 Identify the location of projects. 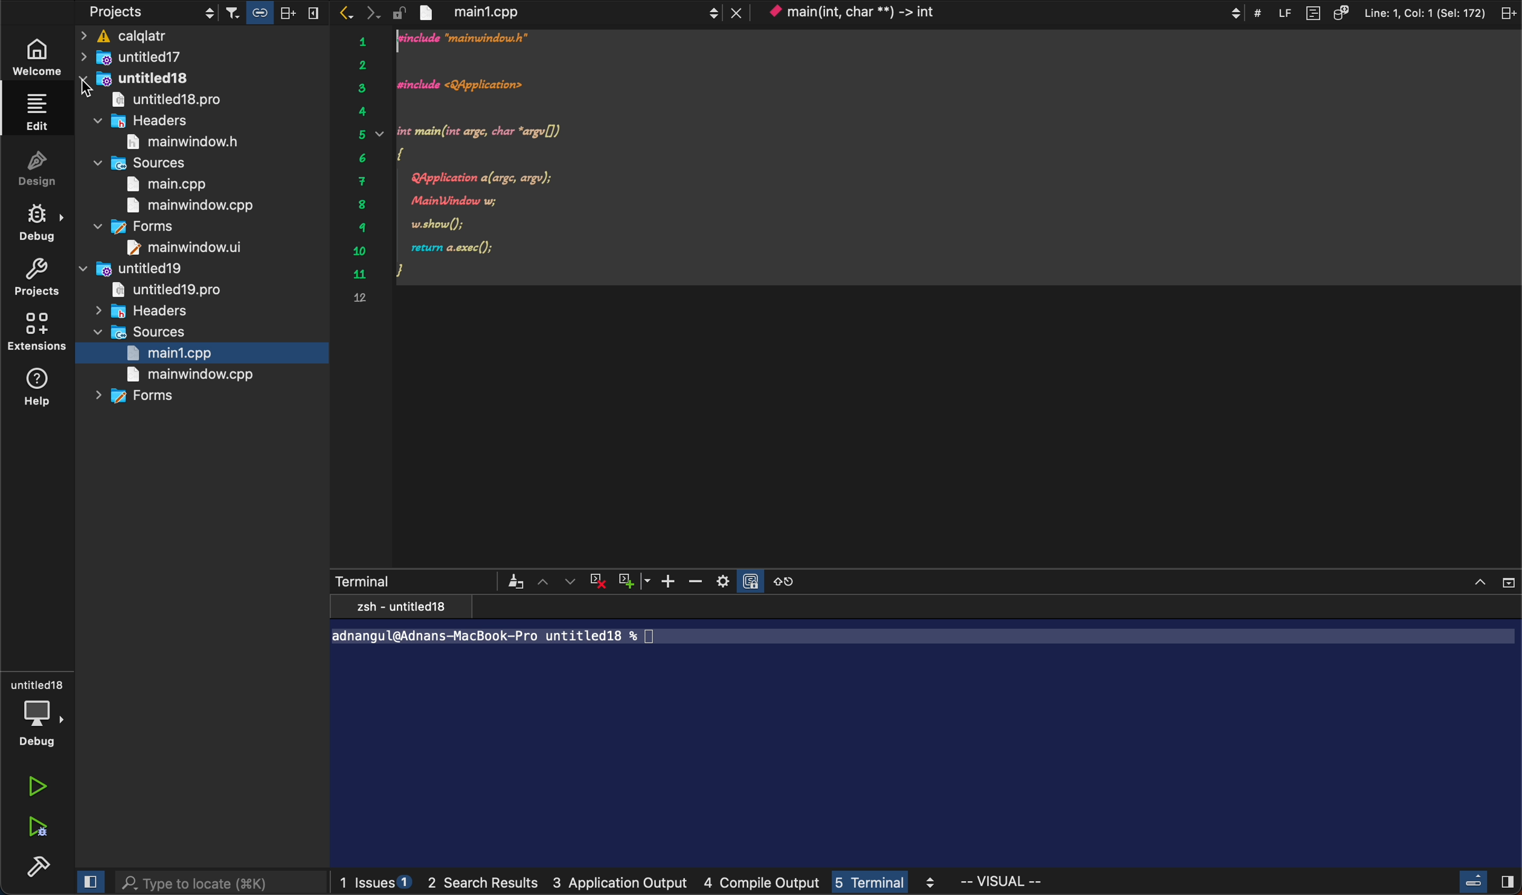
(42, 279).